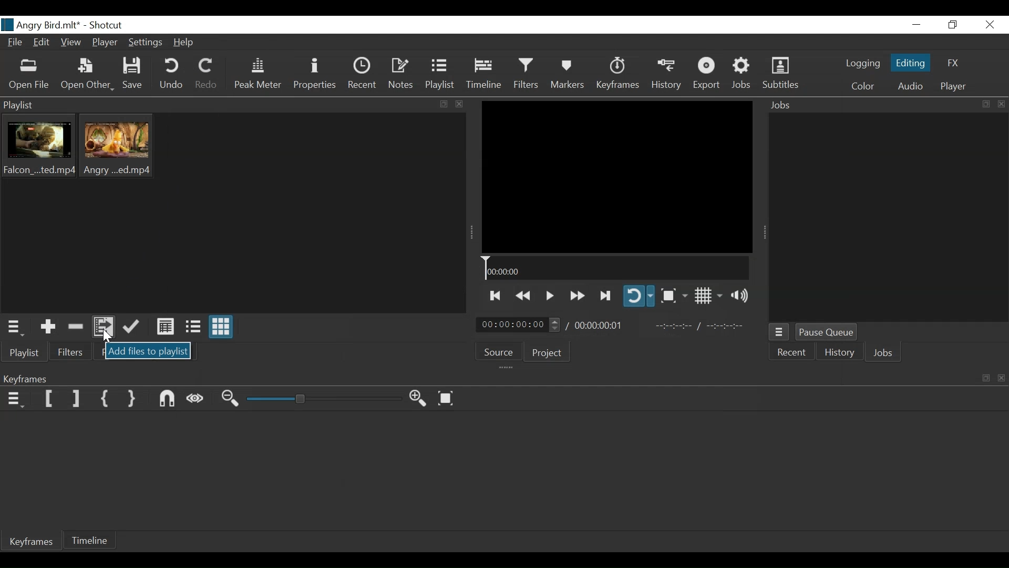 This screenshot has width=1009, height=568. What do you see at coordinates (77, 399) in the screenshot?
I see `Set Filter Last` at bounding box center [77, 399].